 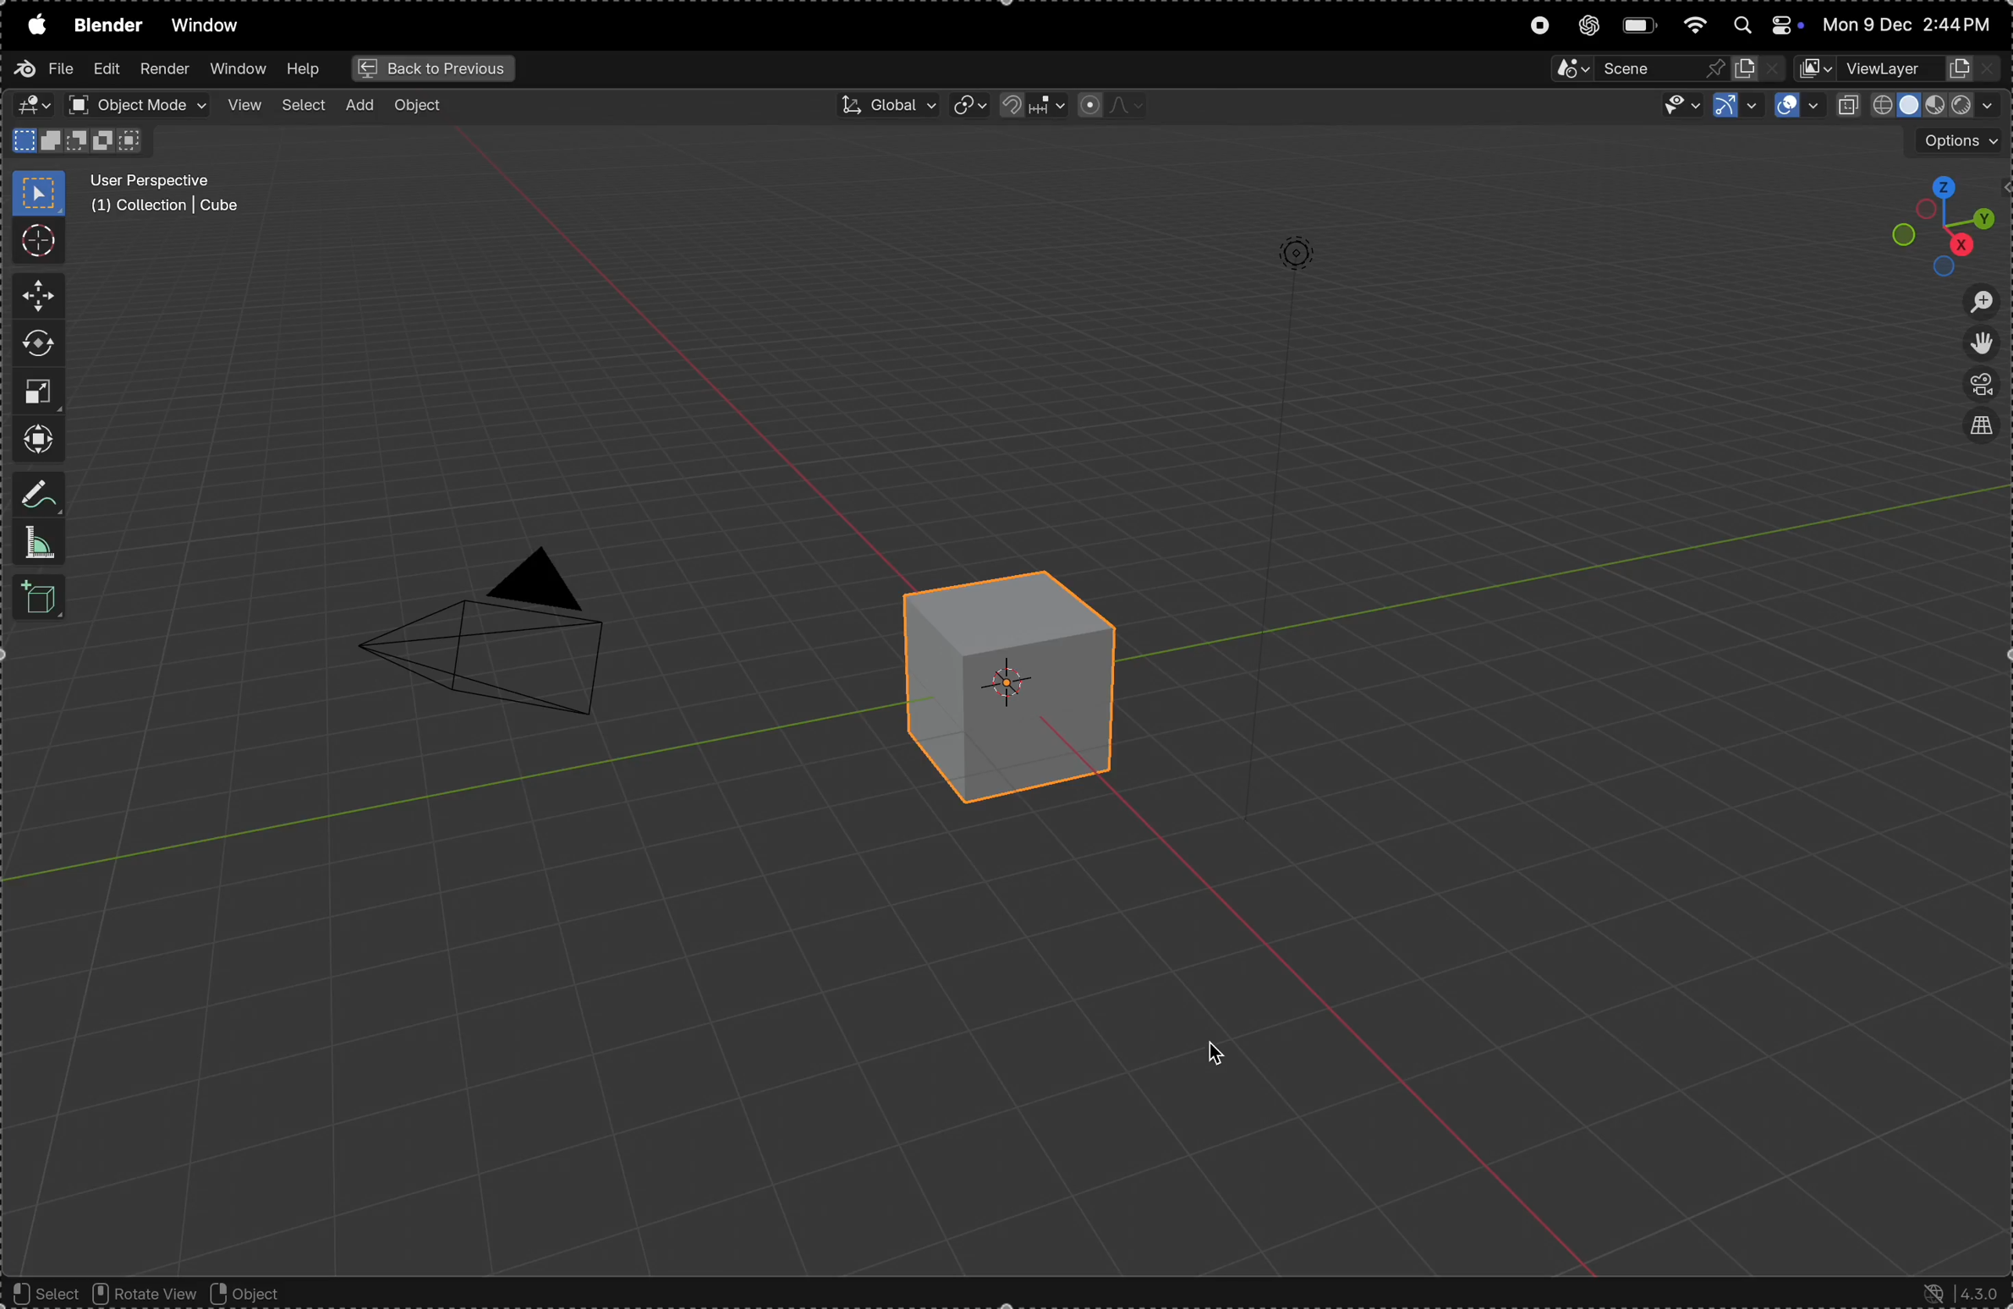 What do you see at coordinates (1903, 70) in the screenshot?
I see `view layer` at bounding box center [1903, 70].